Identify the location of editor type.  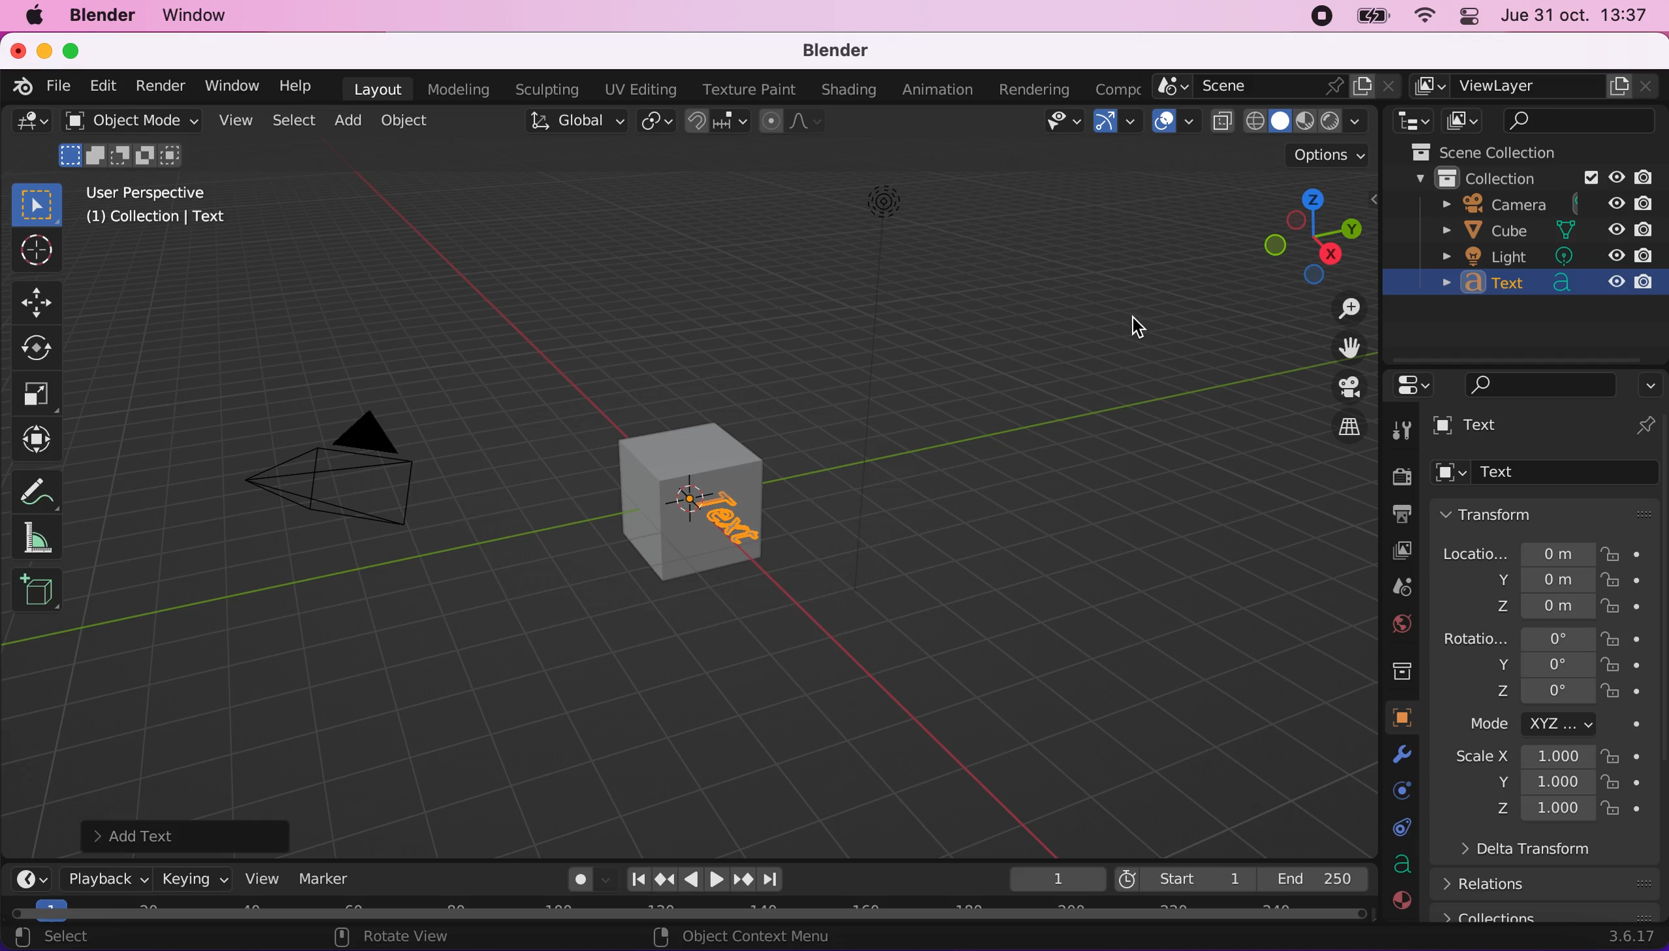
(30, 876).